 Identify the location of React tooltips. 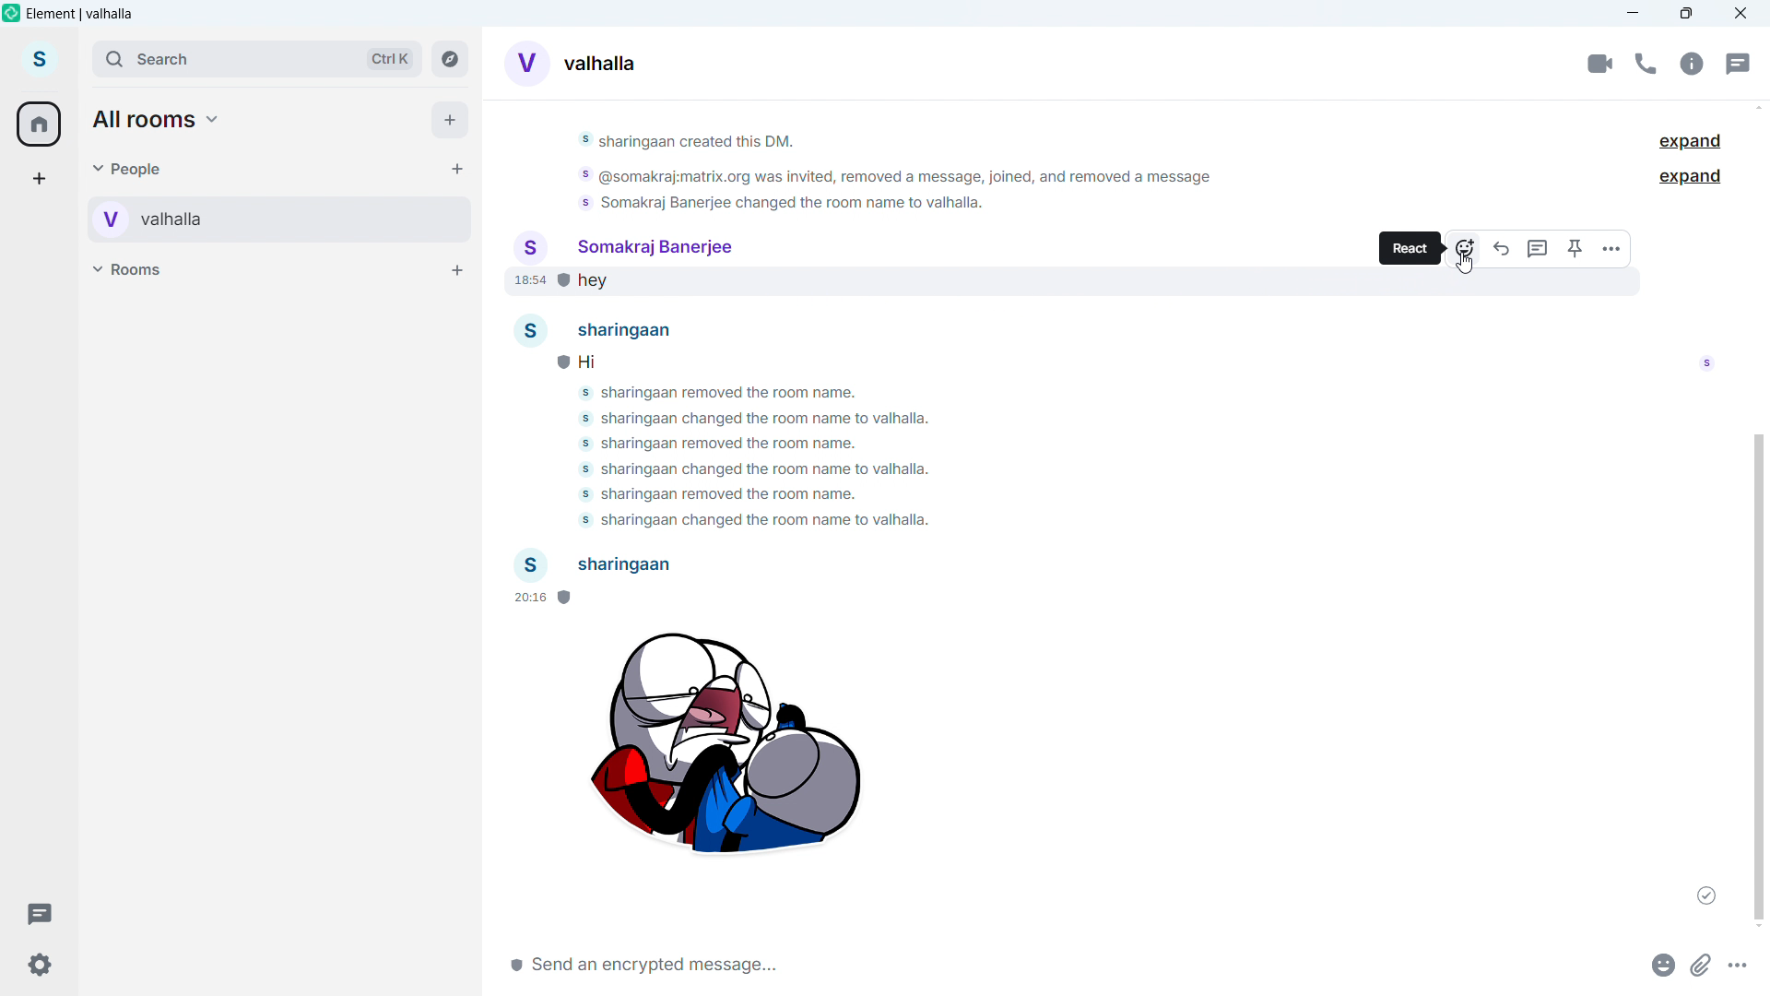
(1411, 249).